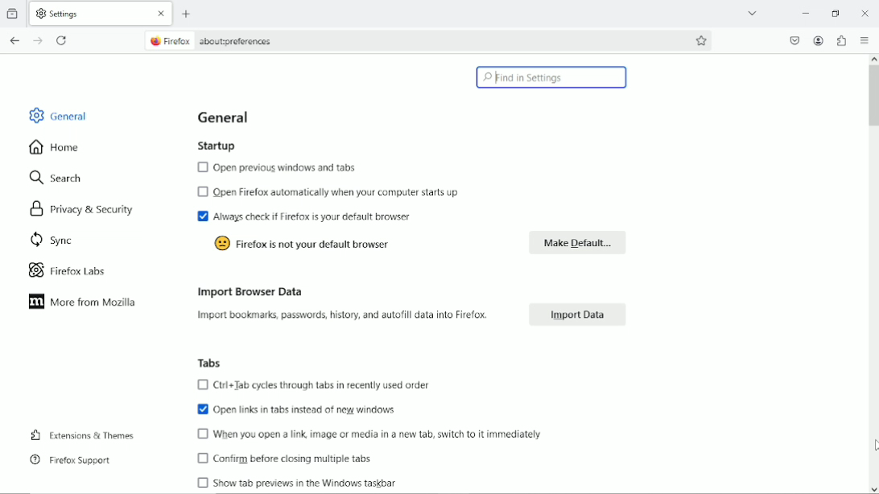  What do you see at coordinates (79, 270) in the screenshot?
I see `Firefox labs` at bounding box center [79, 270].